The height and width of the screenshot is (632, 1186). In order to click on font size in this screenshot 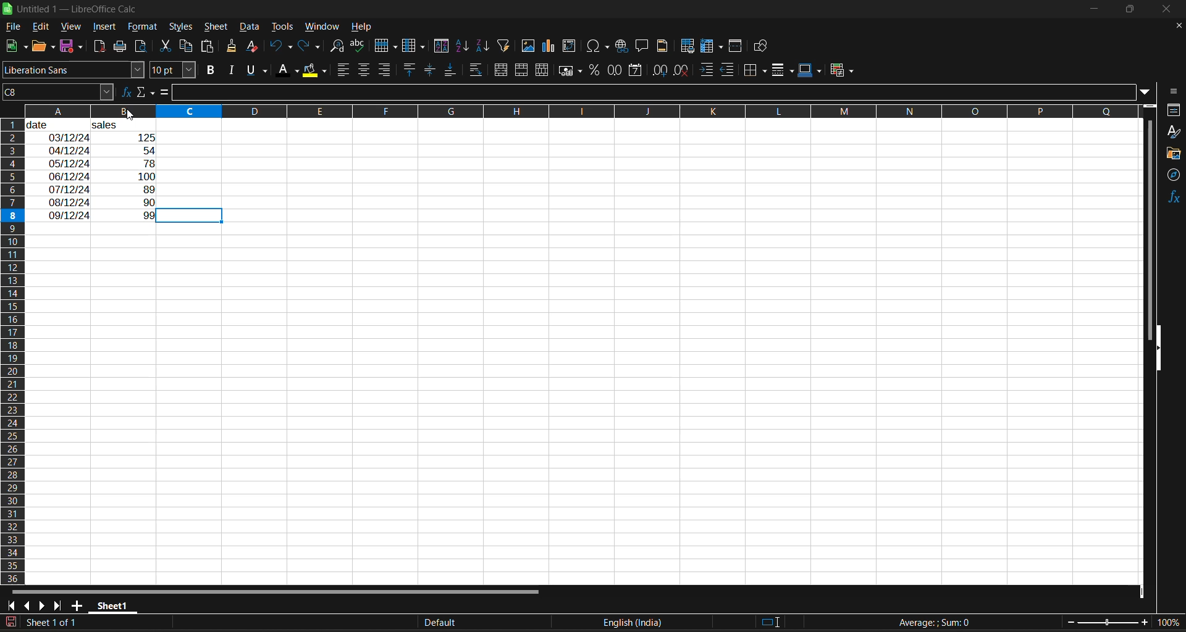, I will do `click(172, 70)`.